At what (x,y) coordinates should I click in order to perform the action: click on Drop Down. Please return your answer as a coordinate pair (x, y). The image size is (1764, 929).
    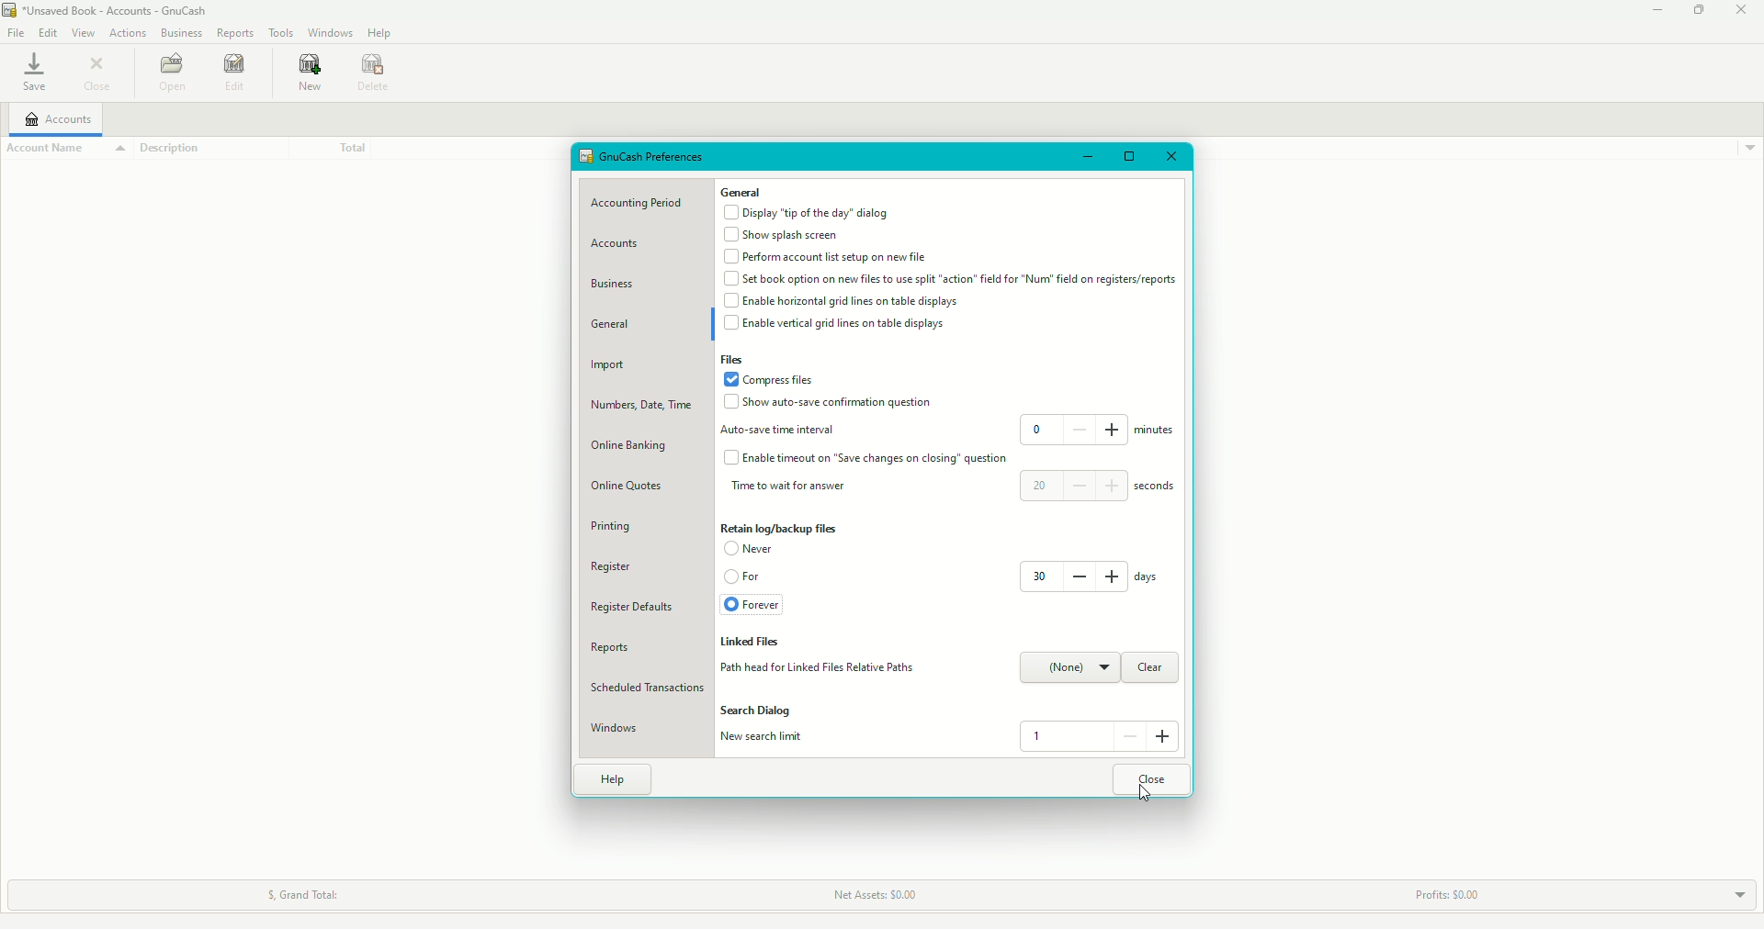
    Looking at the image, I should click on (1727, 893).